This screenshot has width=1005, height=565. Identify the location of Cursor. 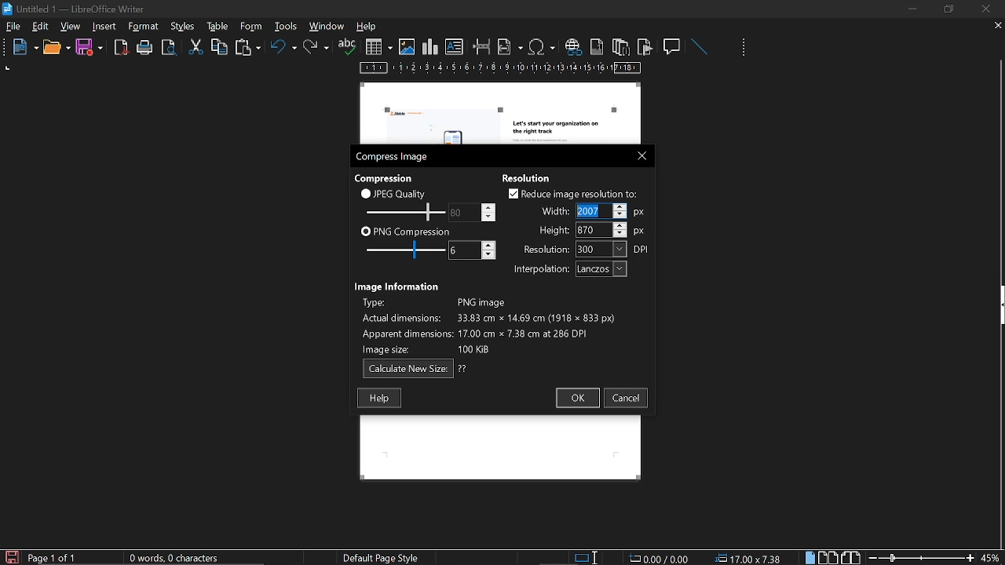
(576, 210).